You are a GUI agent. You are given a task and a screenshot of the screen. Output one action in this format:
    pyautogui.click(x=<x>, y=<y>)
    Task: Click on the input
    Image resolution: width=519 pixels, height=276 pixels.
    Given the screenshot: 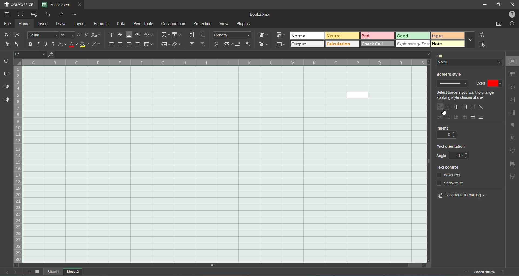 What is the action you would take?
    pyautogui.click(x=447, y=36)
    